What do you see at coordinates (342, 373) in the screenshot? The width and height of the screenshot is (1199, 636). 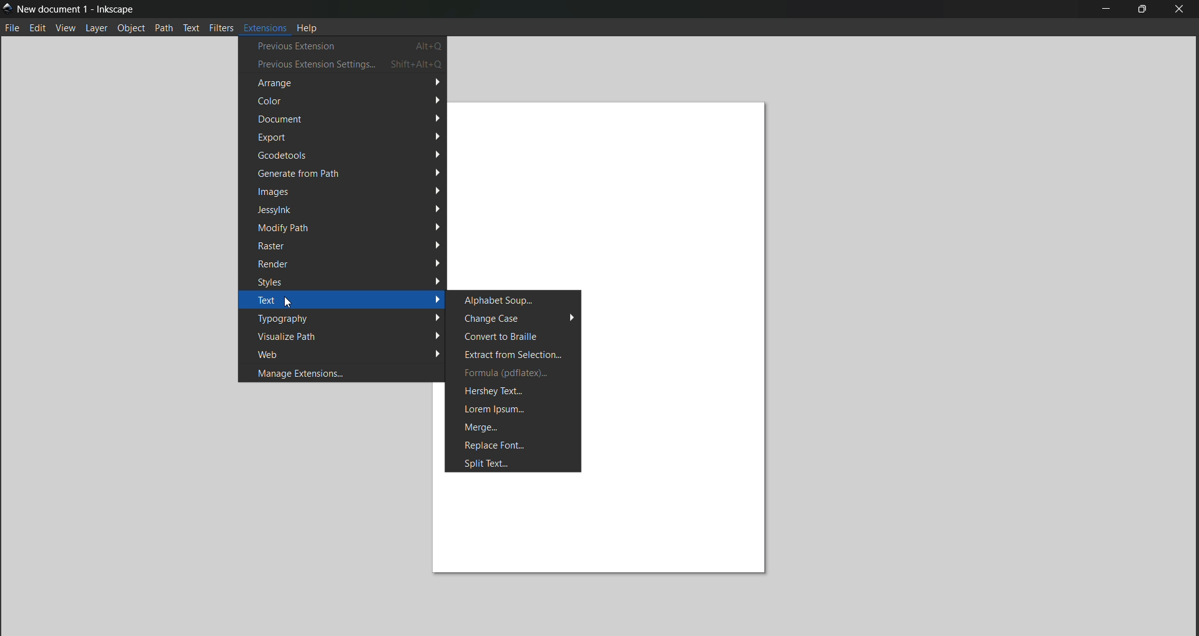 I see `manage extensions` at bounding box center [342, 373].